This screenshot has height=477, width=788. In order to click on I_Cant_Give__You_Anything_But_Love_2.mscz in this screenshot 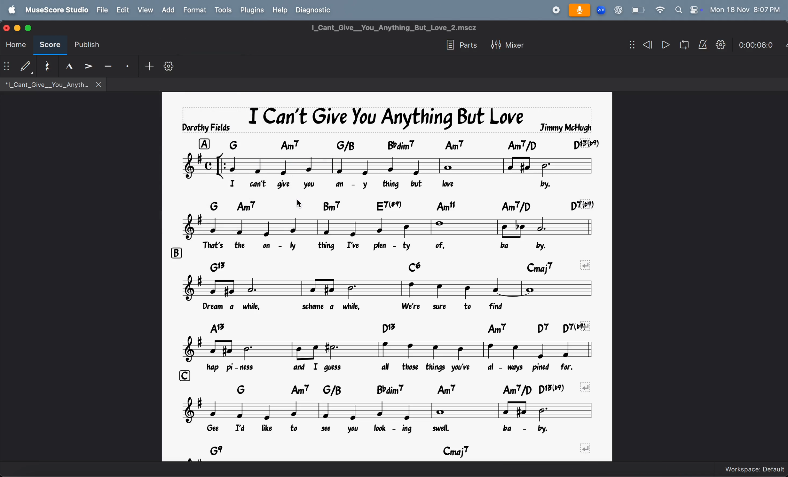, I will do `click(394, 28)`.